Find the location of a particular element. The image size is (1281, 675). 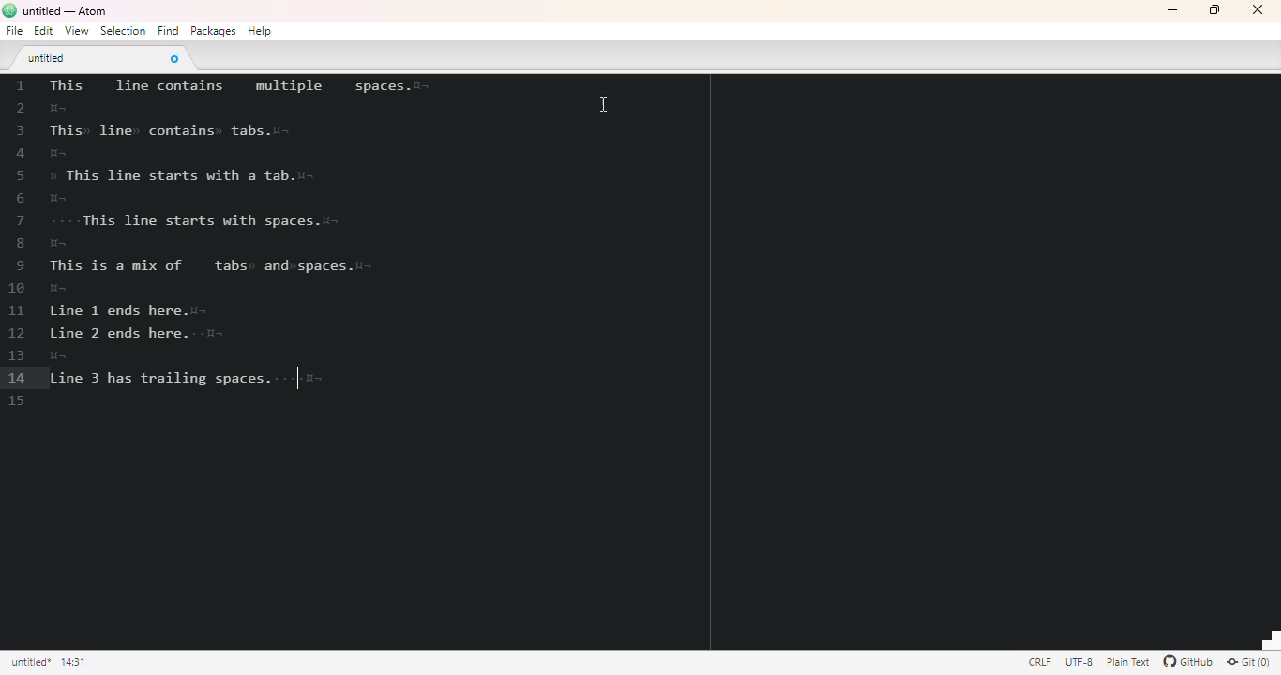

minimize is located at coordinates (1172, 10).